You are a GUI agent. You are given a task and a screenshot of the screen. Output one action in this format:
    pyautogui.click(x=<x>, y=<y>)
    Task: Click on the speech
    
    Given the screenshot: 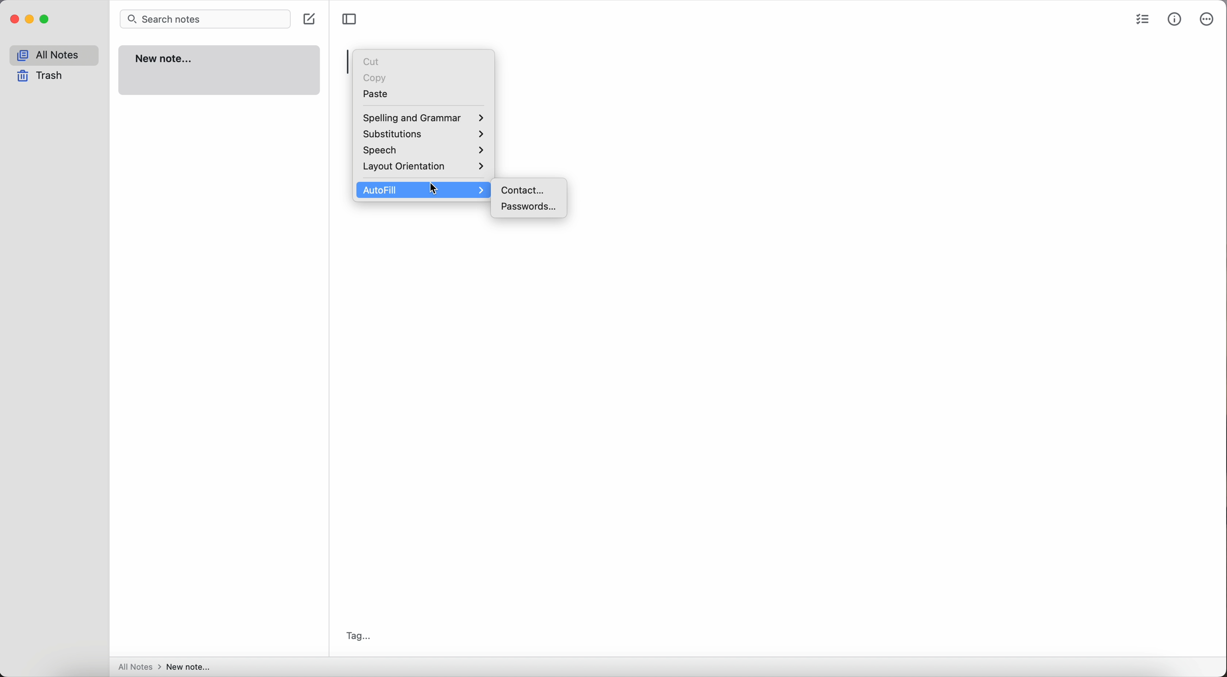 What is the action you would take?
    pyautogui.click(x=425, y=152)
    